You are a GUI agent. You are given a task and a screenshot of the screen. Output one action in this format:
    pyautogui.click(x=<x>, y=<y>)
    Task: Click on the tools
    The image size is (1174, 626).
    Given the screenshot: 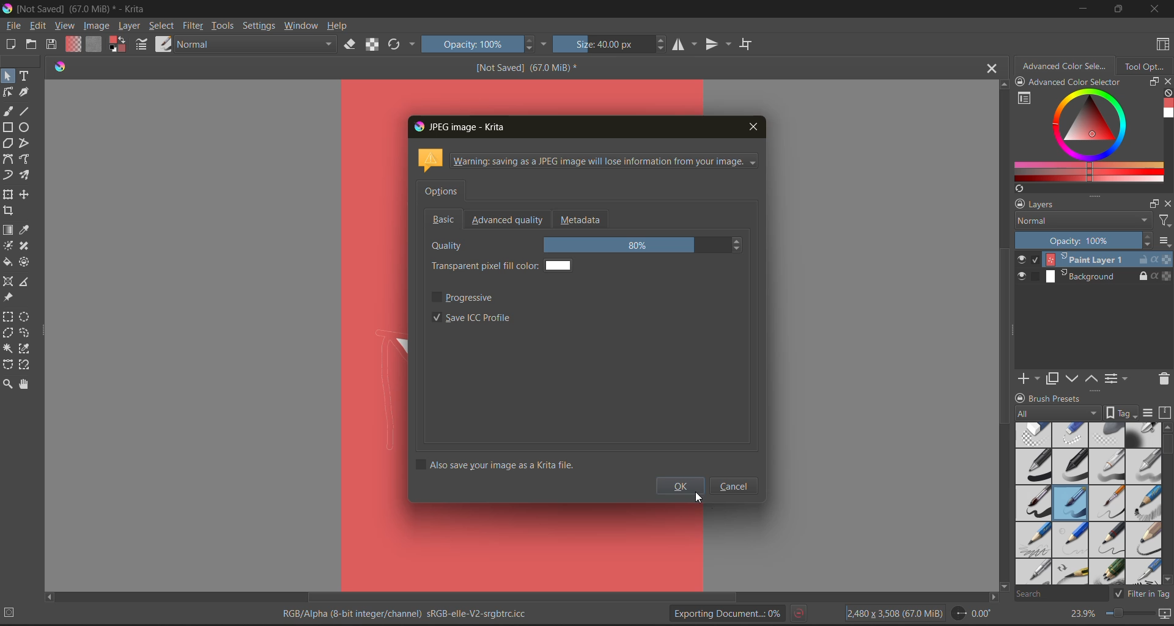 What is the action you would take?
    pyautogui.click(x=9, y=334)
    